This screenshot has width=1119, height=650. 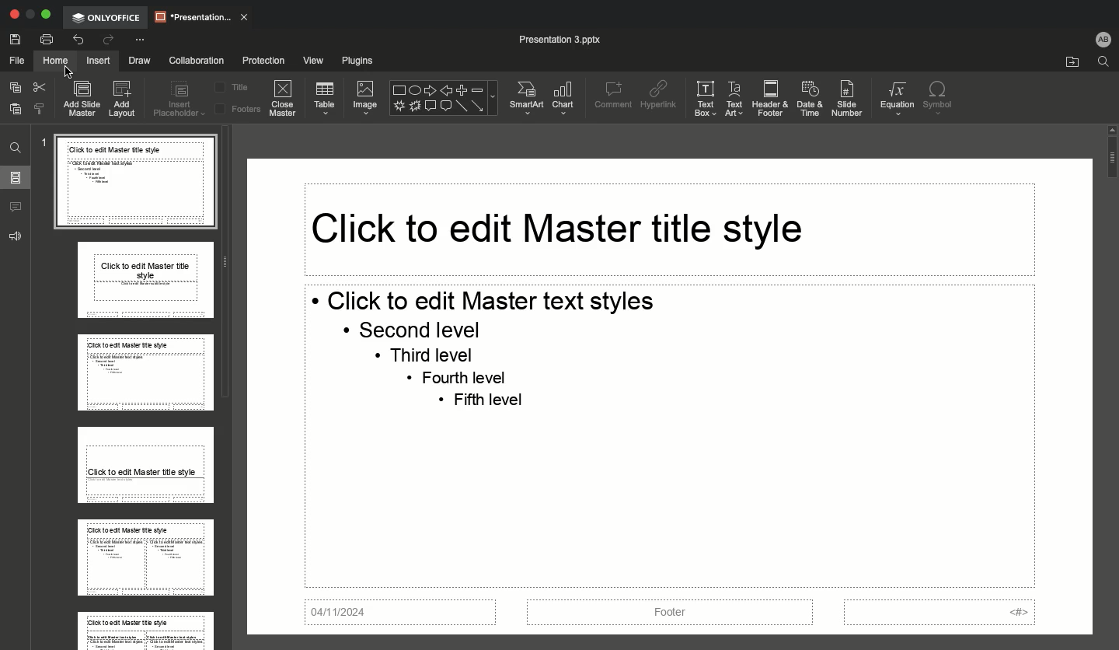 I want to click on Copy, so click(x=15, y=89).